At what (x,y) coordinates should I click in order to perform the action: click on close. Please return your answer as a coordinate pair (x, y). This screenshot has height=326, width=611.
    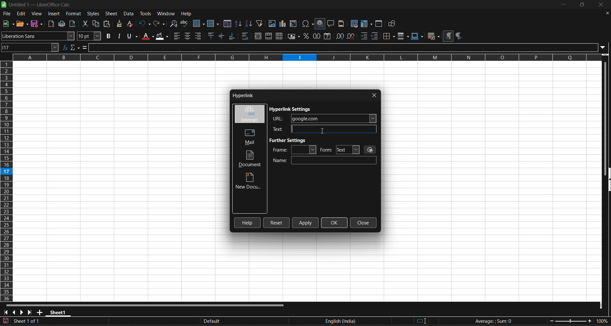
    Looking at the image, I should click on (600, 4).